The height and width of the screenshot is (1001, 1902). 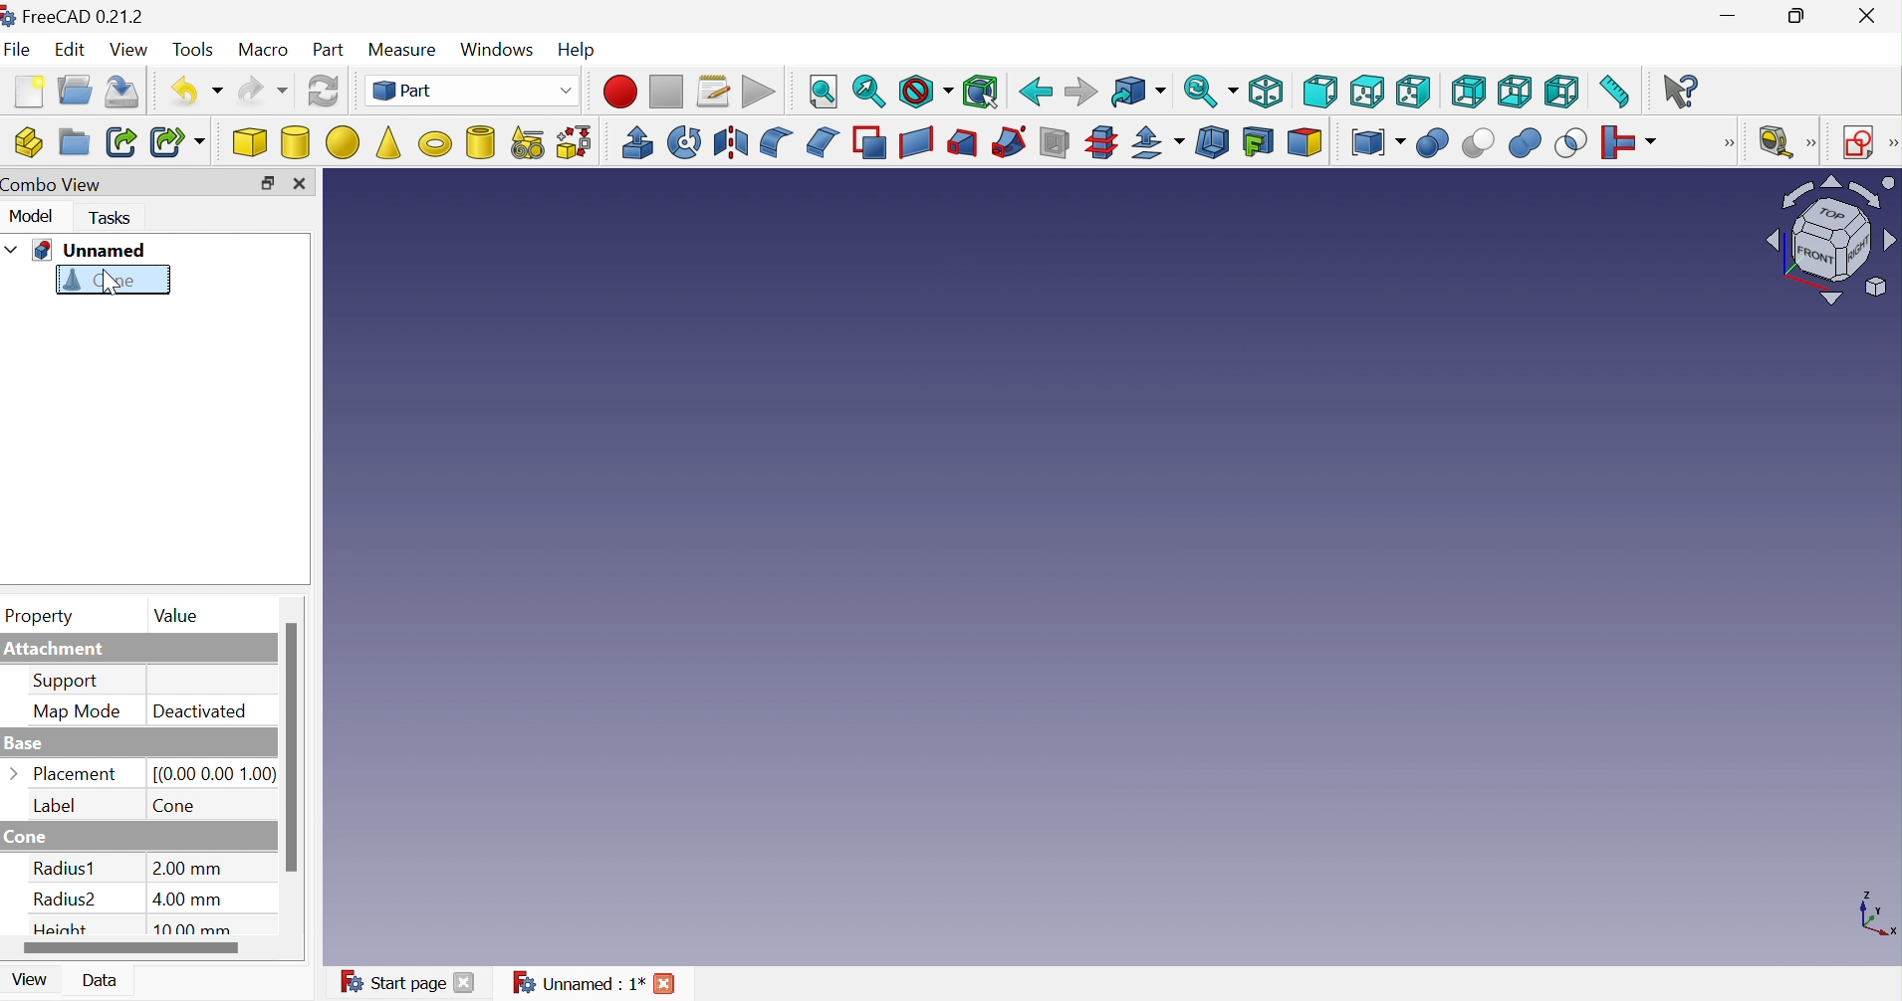 I want to click on Intersection, so click(x=1571, y=146).